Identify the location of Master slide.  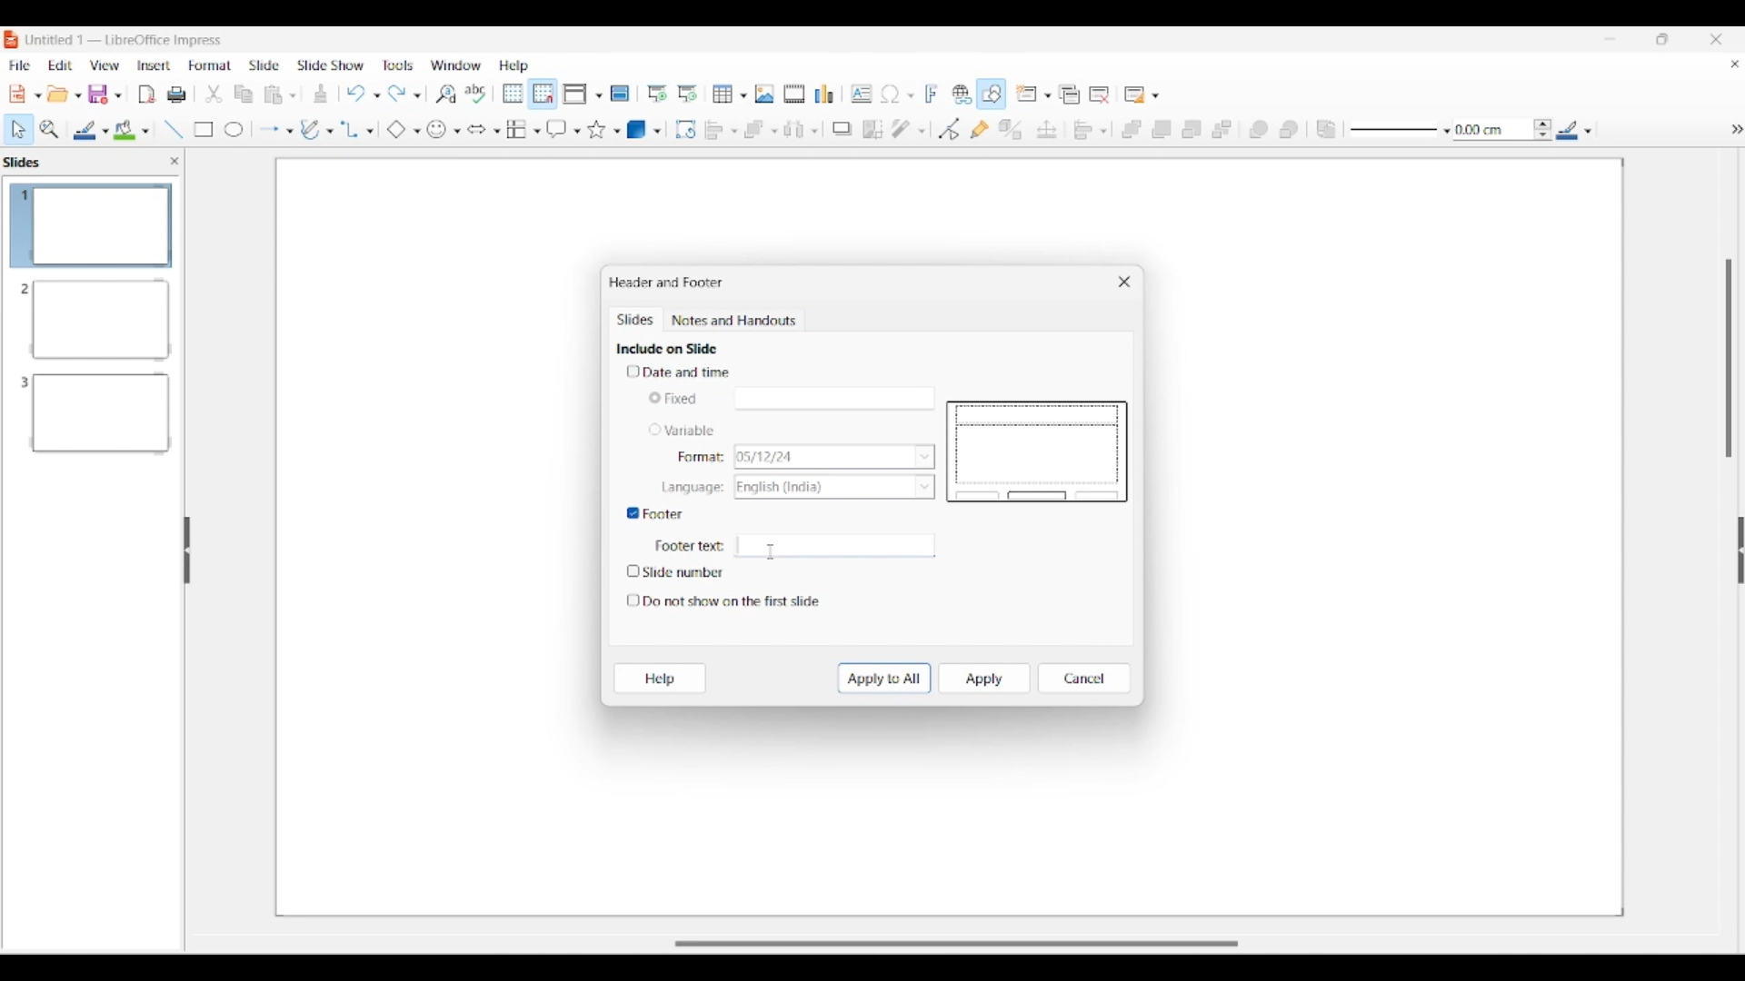
(620, 93).